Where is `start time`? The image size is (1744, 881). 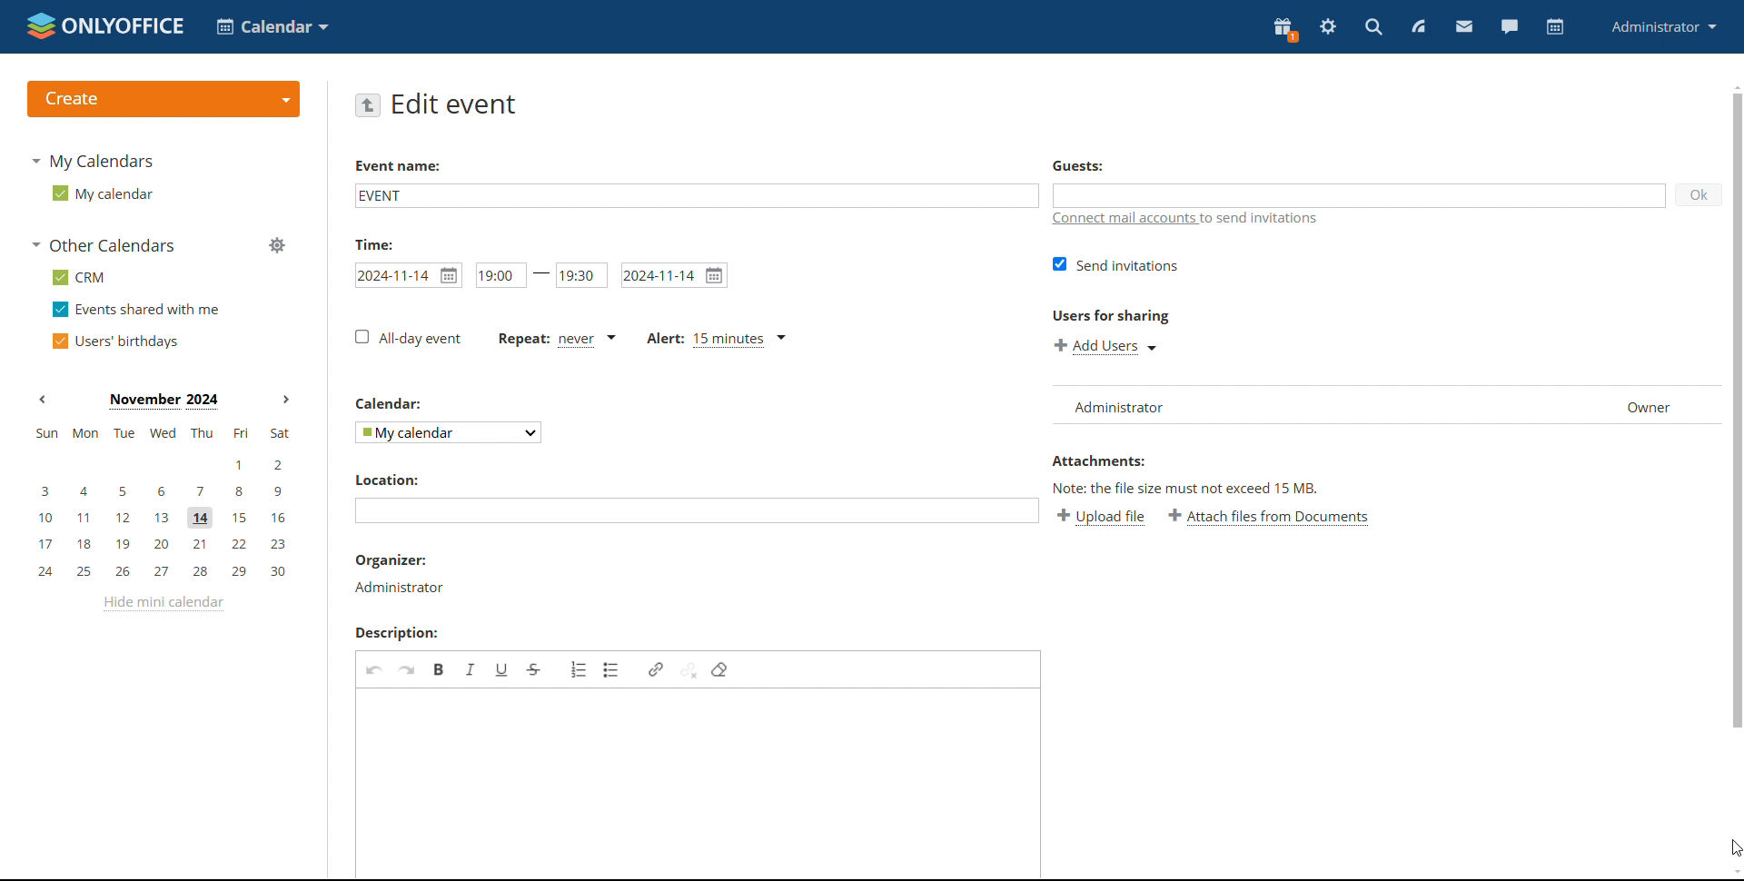 start time is located at coordinates (409, 275).